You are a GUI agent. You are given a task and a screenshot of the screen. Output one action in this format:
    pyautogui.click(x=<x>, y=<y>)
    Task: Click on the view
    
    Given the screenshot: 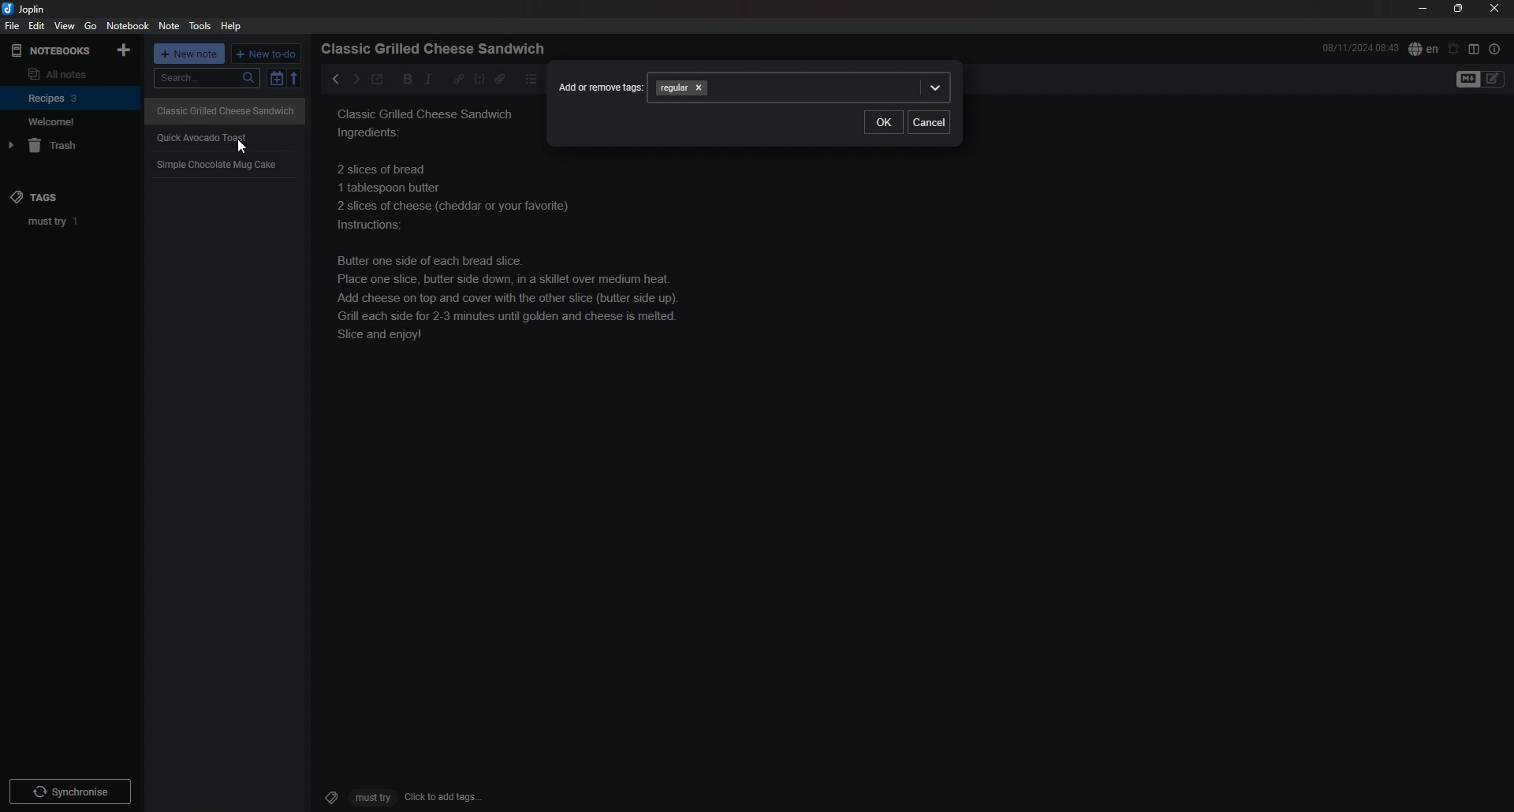 What is the action you would take?
    pyautogui.click(x=64, y=26)
    